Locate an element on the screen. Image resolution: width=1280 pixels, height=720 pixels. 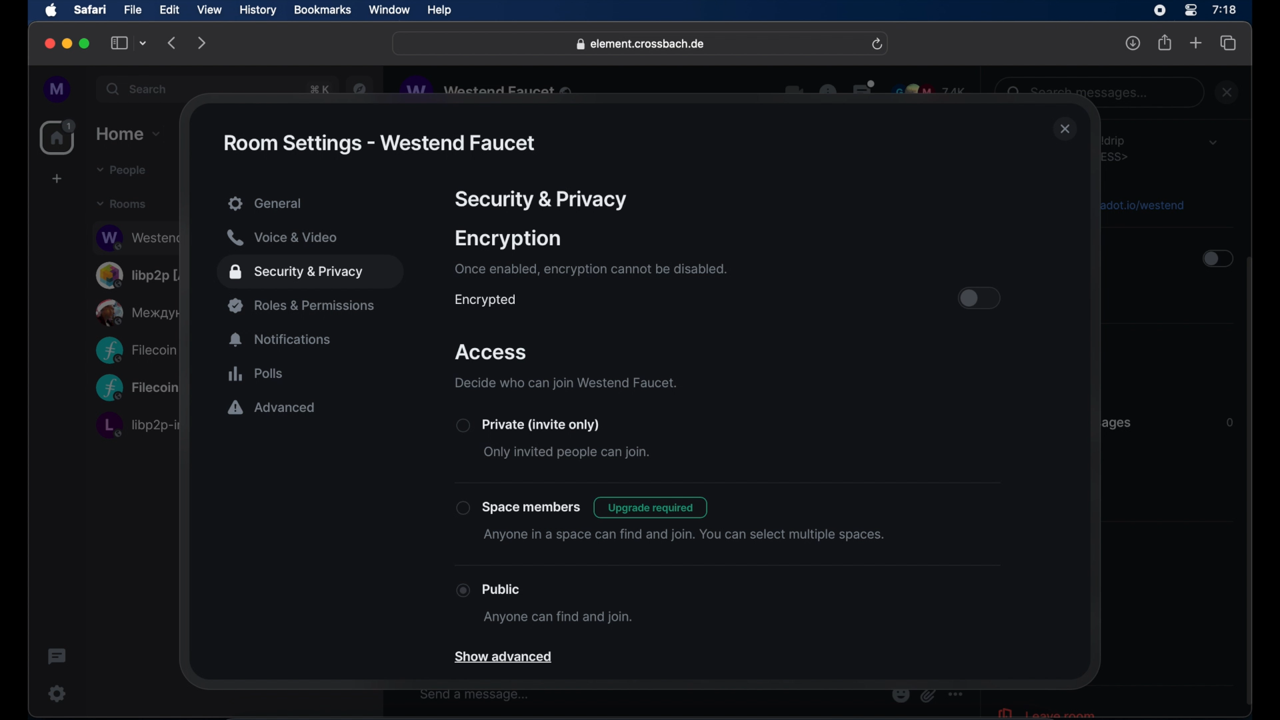
obscure is located at coordinates (141, 275).